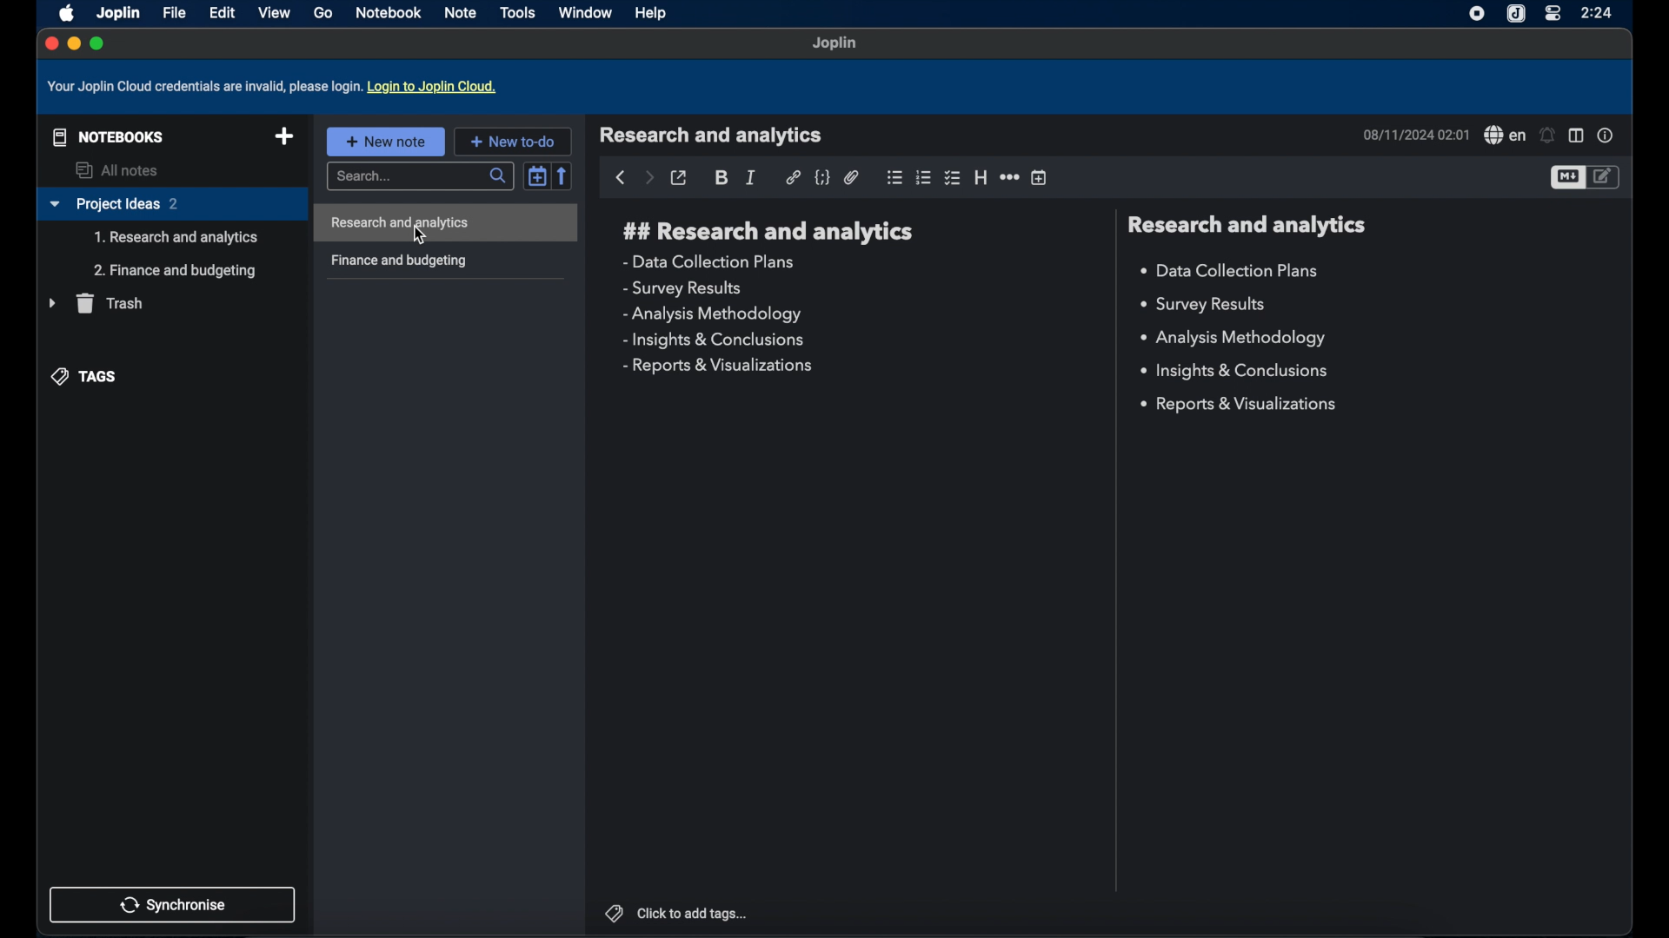  I want to click on note, so click(462, 12).